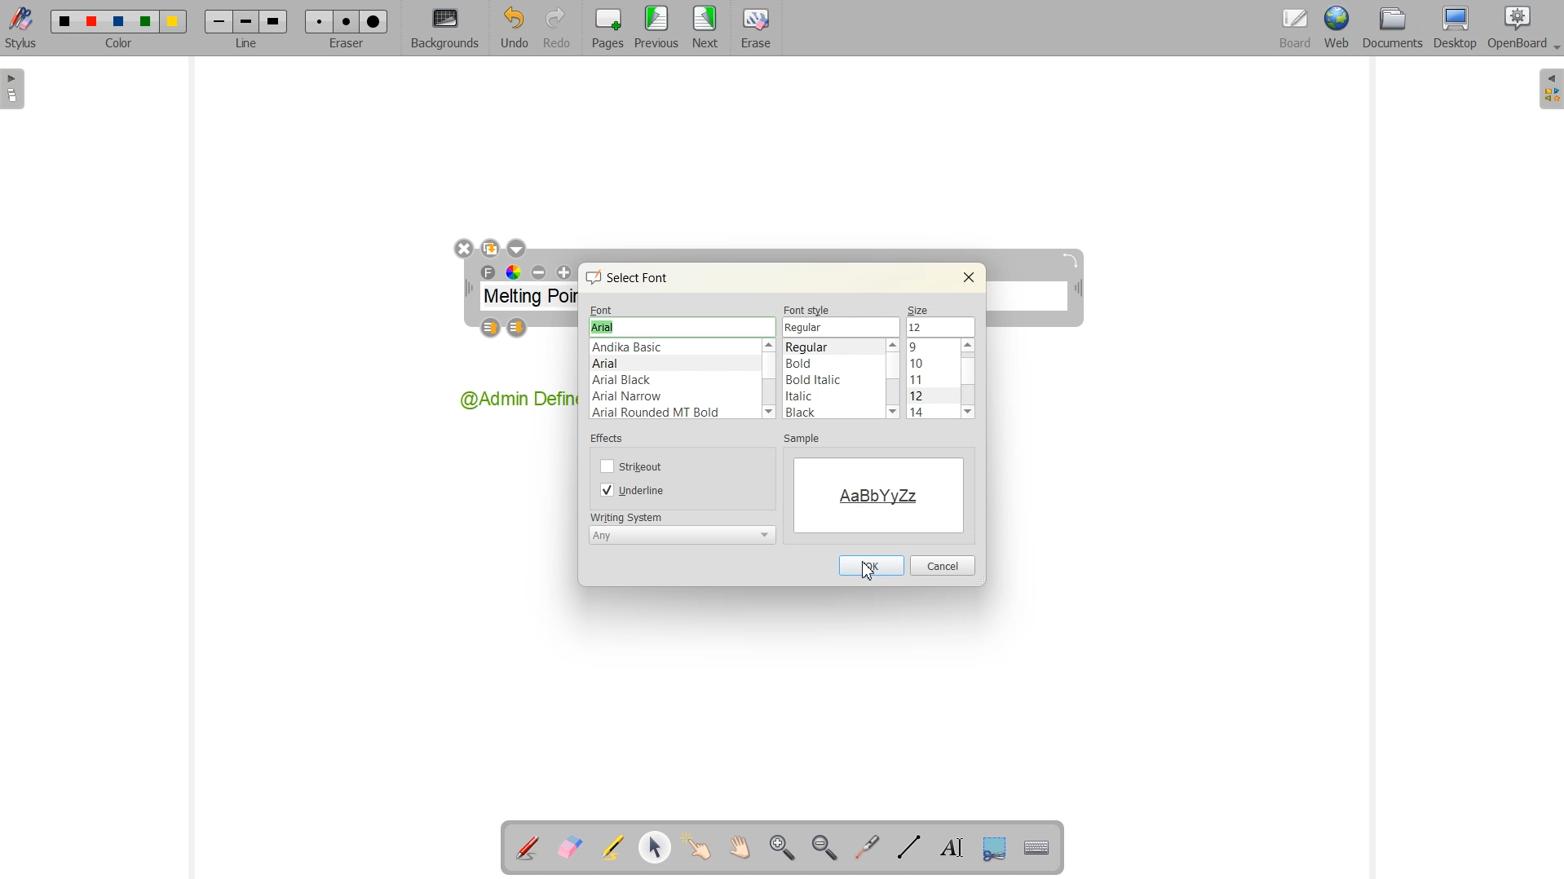 Image resolution: width=1564 pixels, height=879 pixels. What do you see at coordinates (489, 273) in the screenshot?
I see `Font Text ` at bounding box center [489, 273].